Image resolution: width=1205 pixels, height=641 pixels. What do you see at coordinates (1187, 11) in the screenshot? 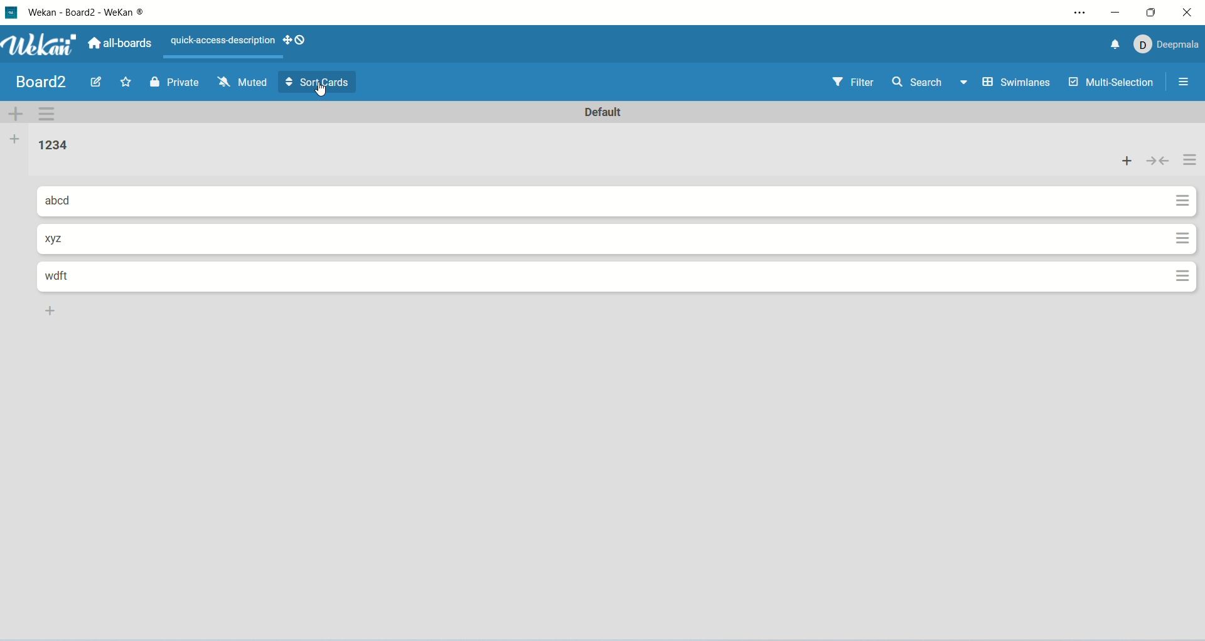
I see `close` at bounding box center [1187, 11].